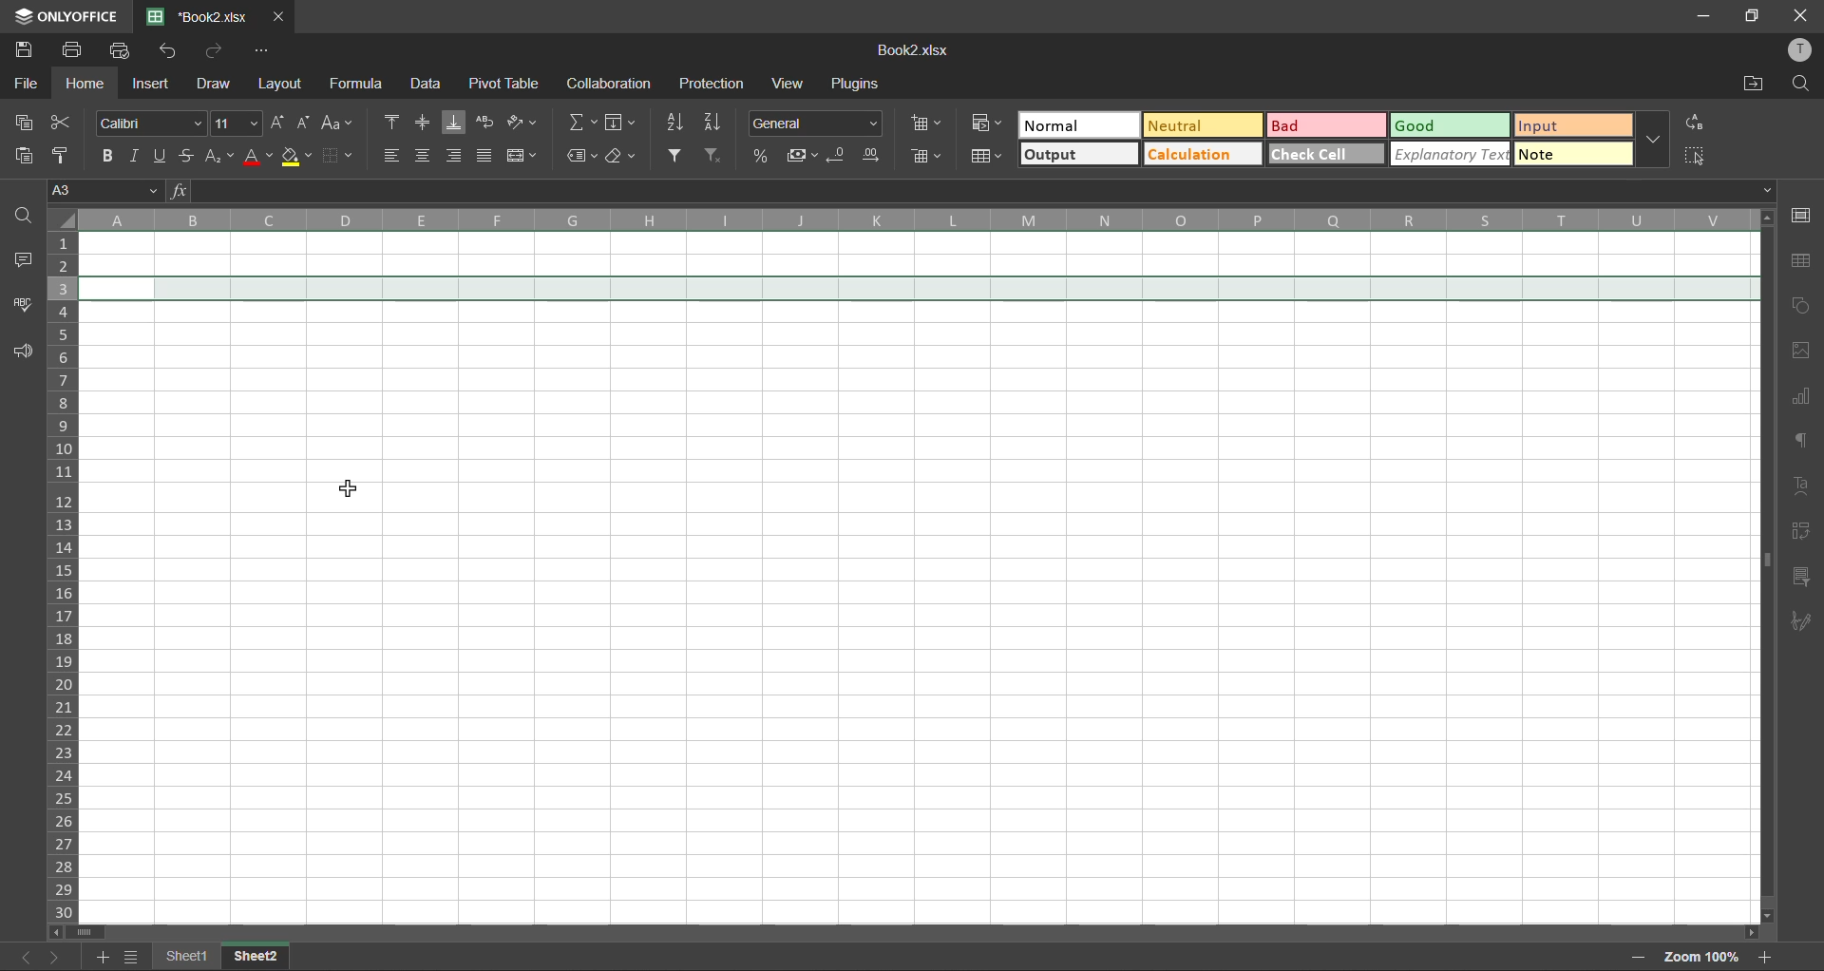  What do you see at coordinates (816, 124) in the screenshot?
I see `number format` at bounding box center [816, 124].